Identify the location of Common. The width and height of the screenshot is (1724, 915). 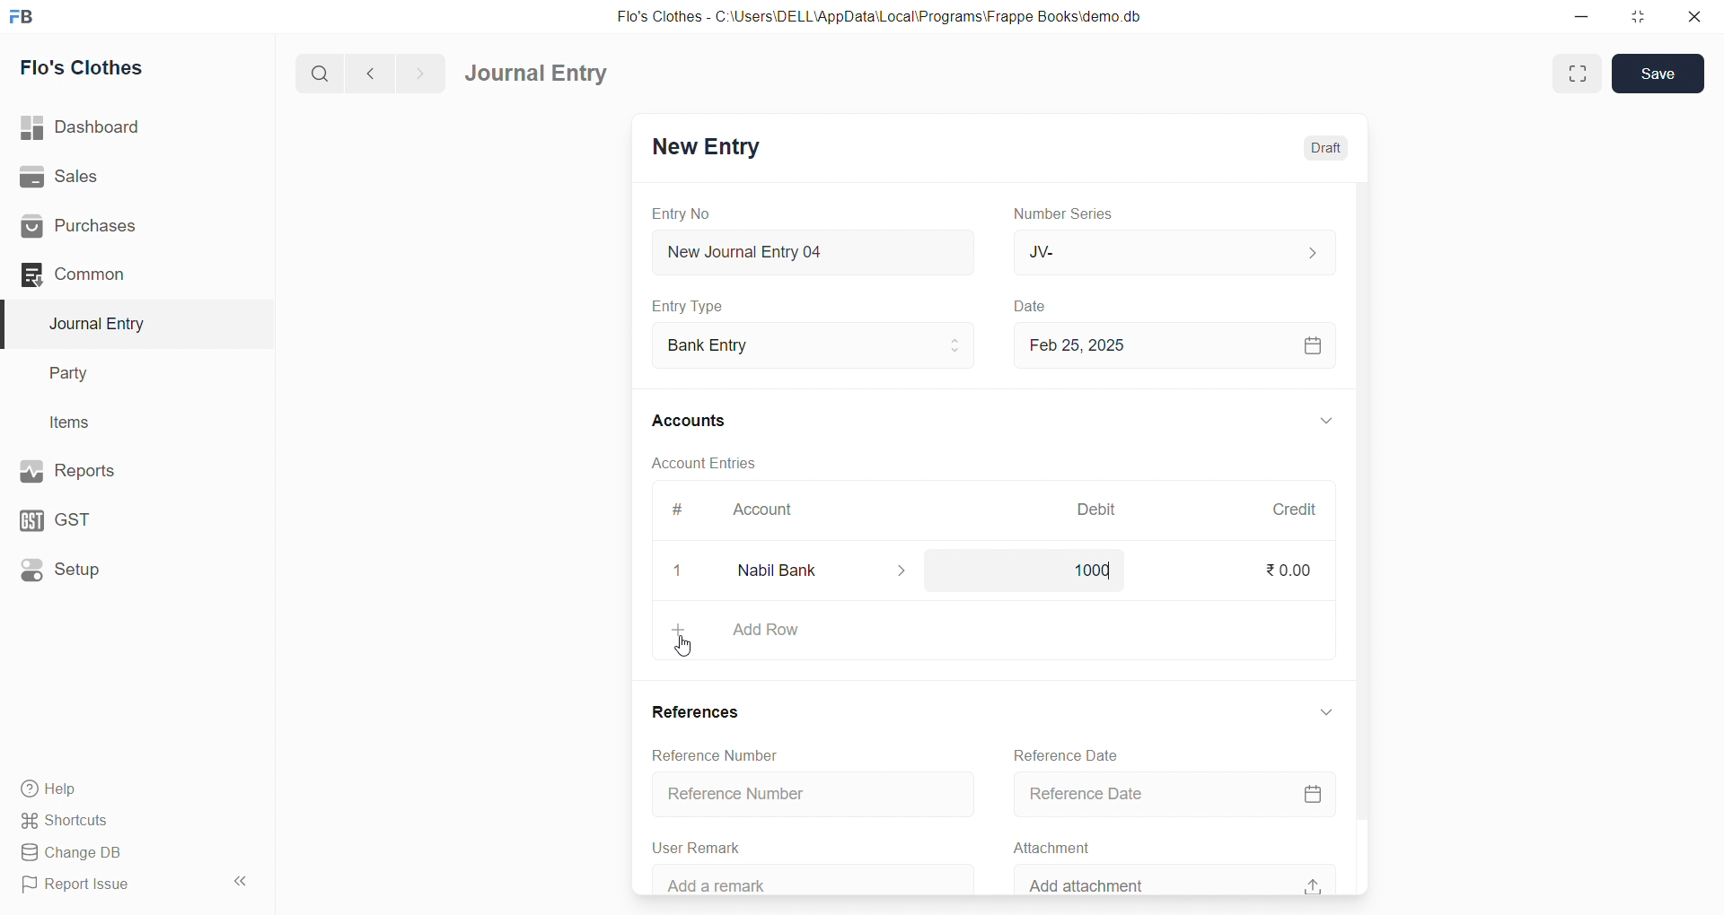
(120, 274).